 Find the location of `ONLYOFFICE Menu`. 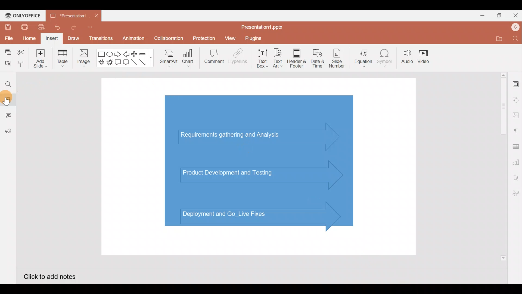

ONLYOFFICE Menu is located at coordinates (26, 16).